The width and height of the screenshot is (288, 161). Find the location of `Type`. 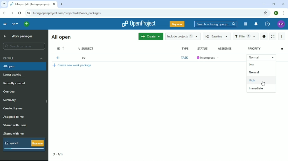

Type is located at coordinates (185, 48).